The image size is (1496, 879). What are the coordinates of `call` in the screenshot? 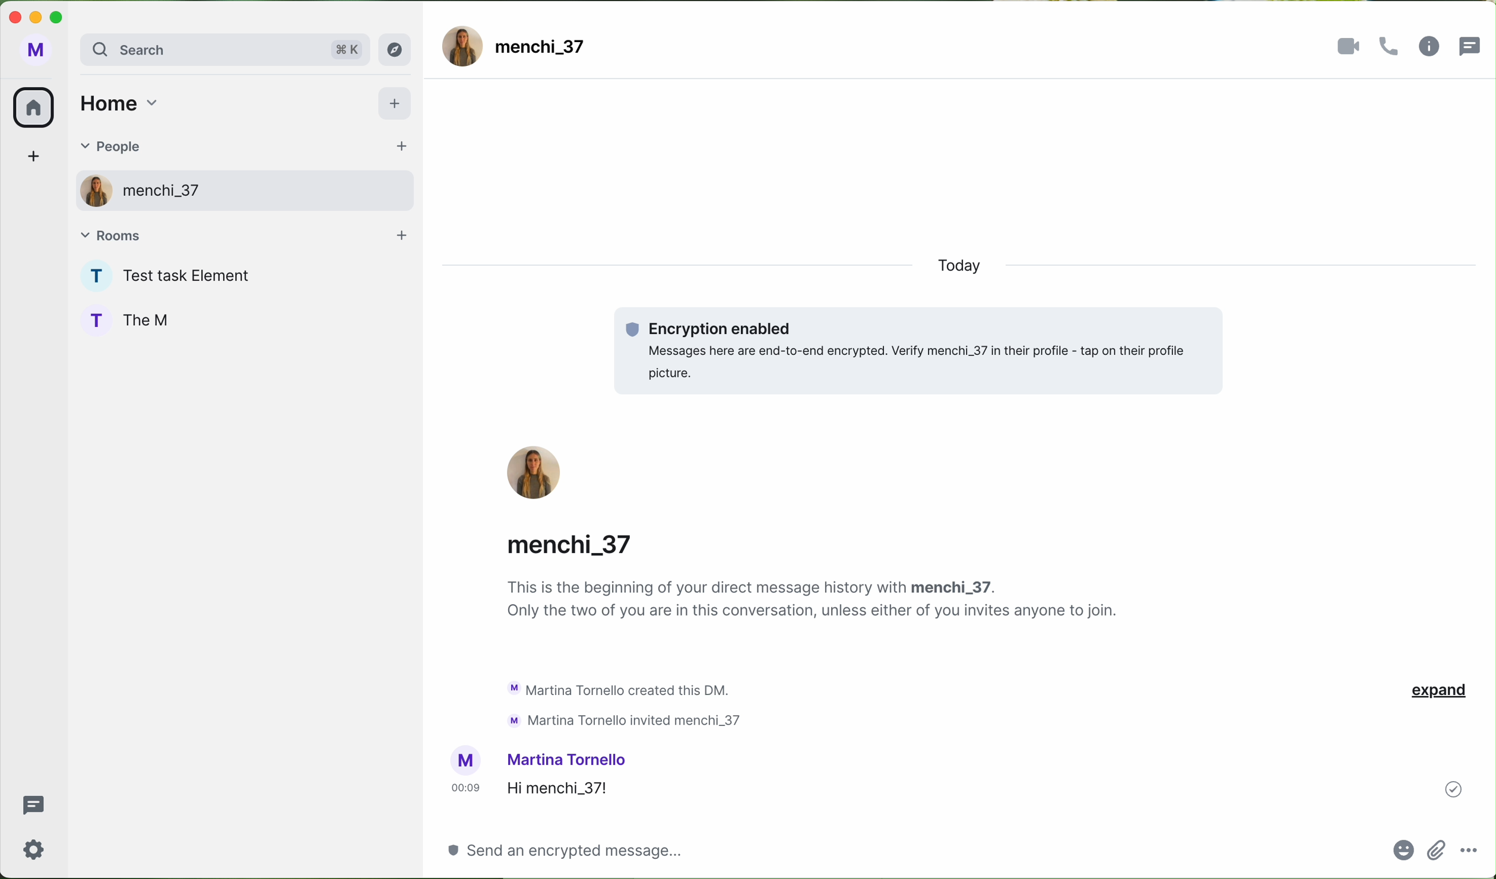 It's located at (1392, 47).